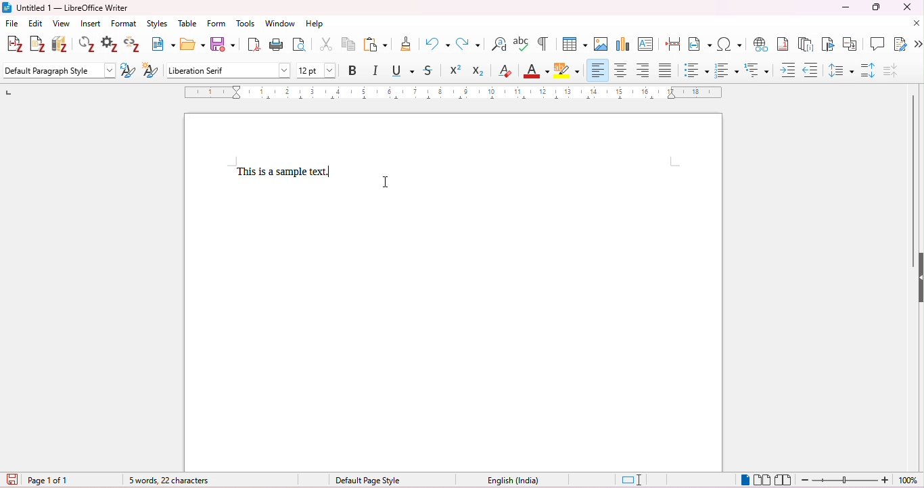 The width and height of the screenshot is (924, 488). What do you see at coordinates (68, 8) in the screenshot?
I see `title` at bounding box center [68, 8].